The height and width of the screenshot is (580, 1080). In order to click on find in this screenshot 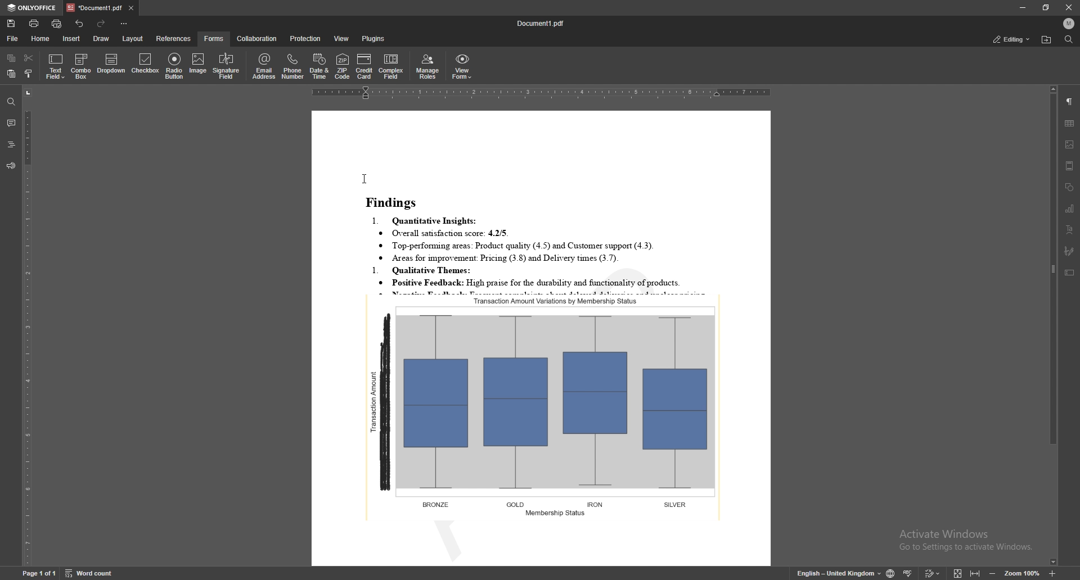, I will do `click(1069, 40)`.